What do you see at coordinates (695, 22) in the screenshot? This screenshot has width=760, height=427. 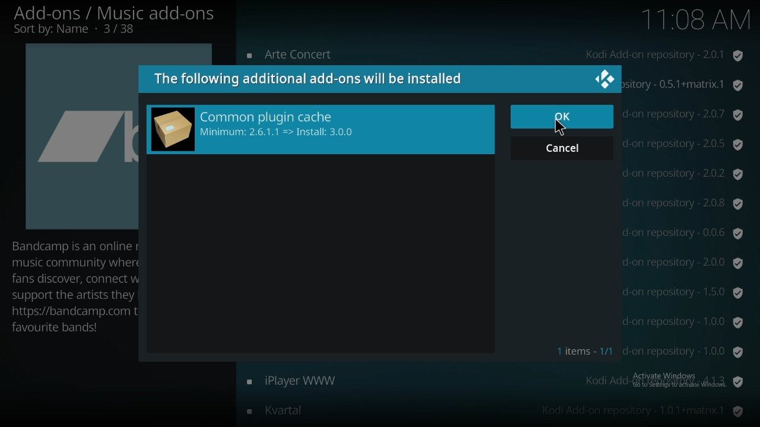 I see `time` at bounding box center [695, 22].